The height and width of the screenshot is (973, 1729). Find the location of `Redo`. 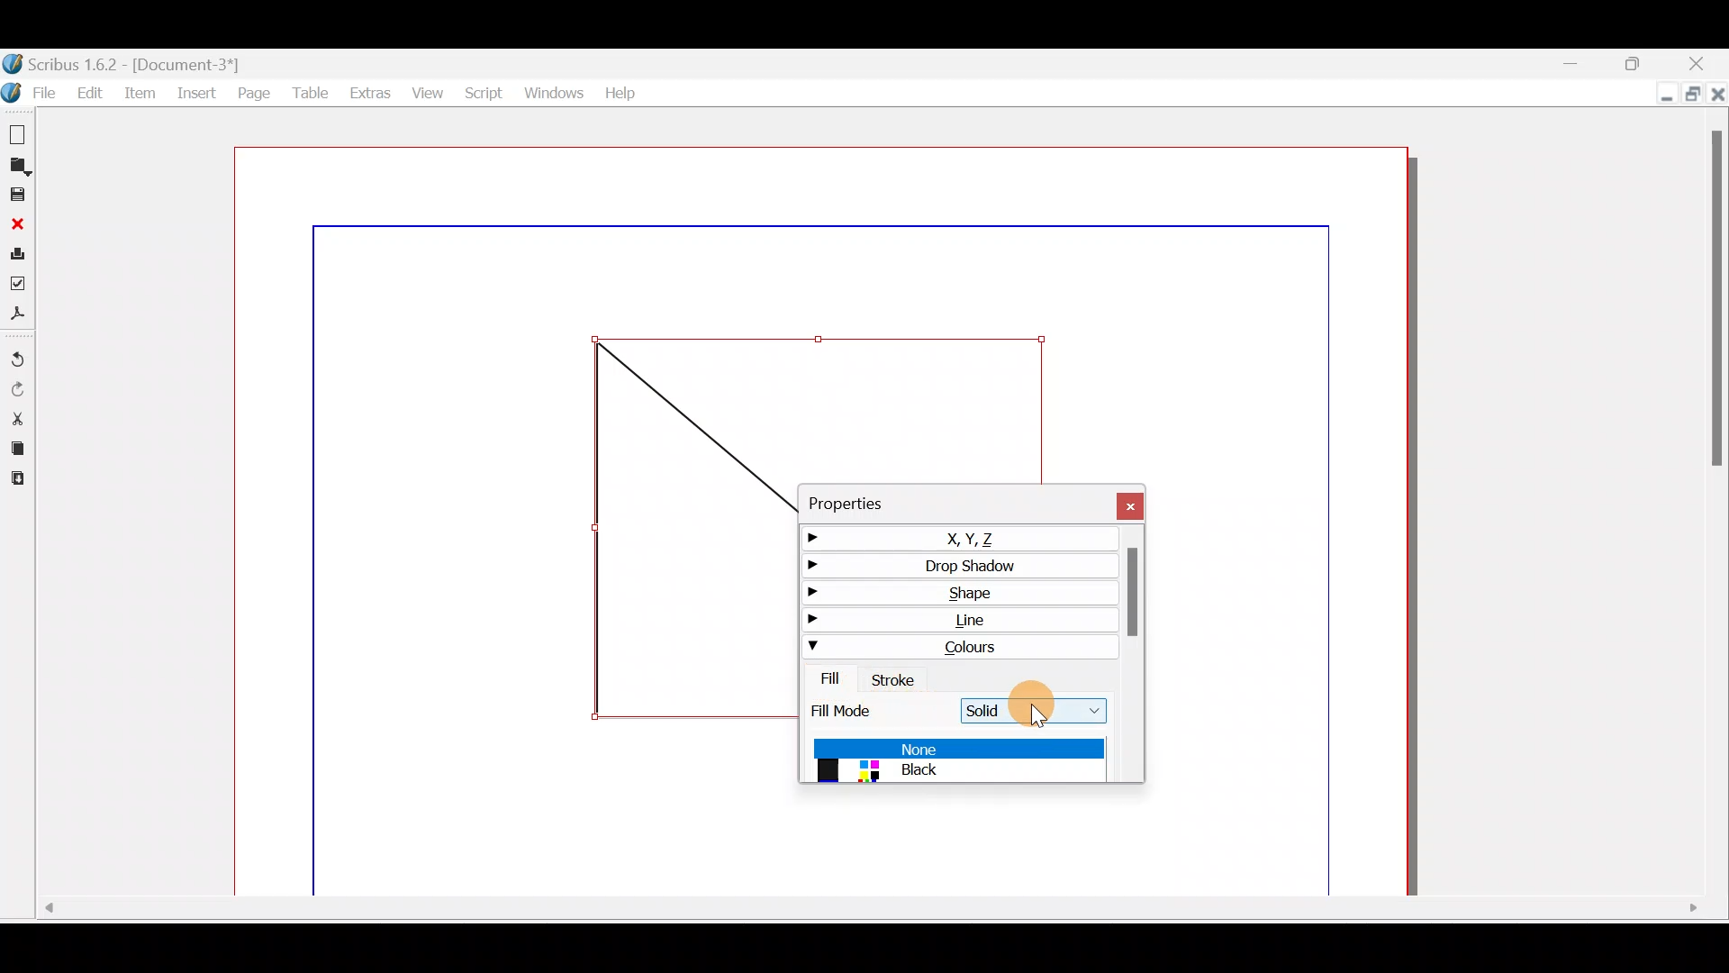

Redo is located at coordinates (21, 389).